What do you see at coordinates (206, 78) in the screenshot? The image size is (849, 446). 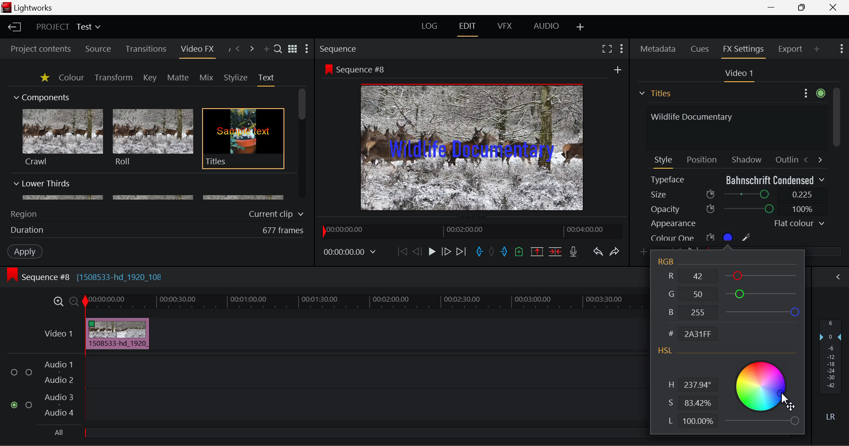 I see `Mix` at bounding box center [206, 78].